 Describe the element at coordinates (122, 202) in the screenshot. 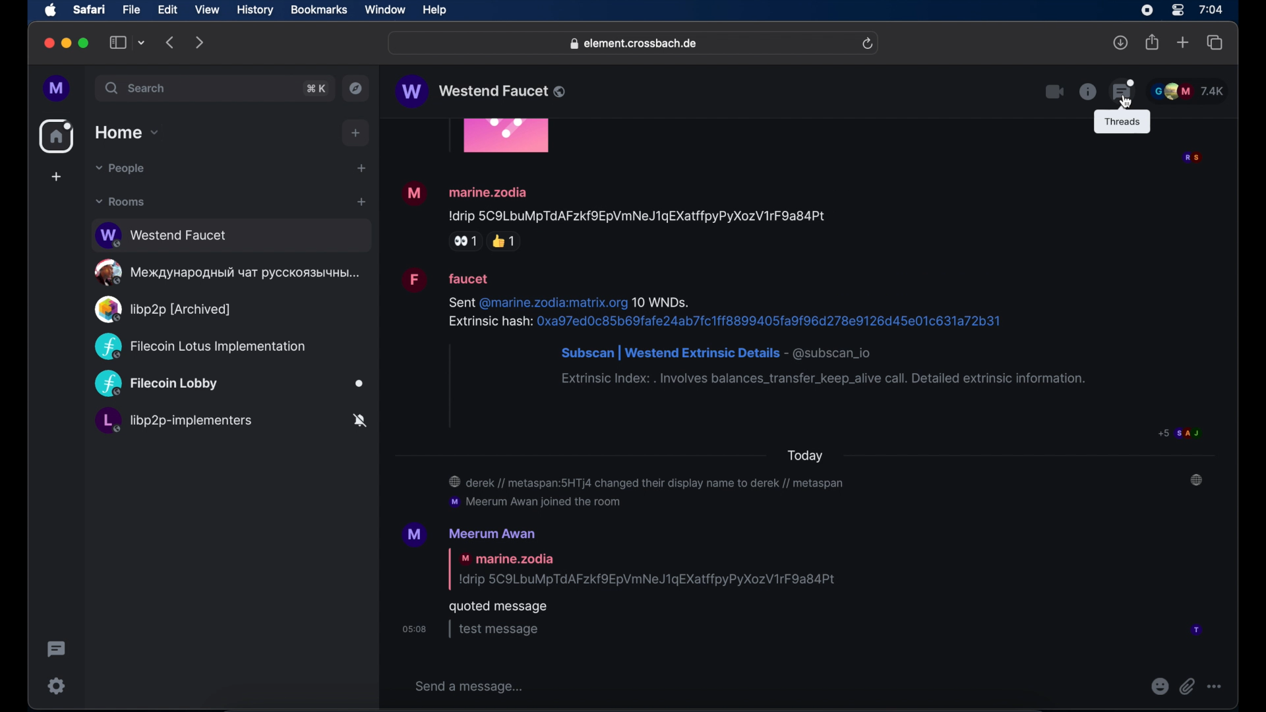

I see `rooms dropdown` at that location.